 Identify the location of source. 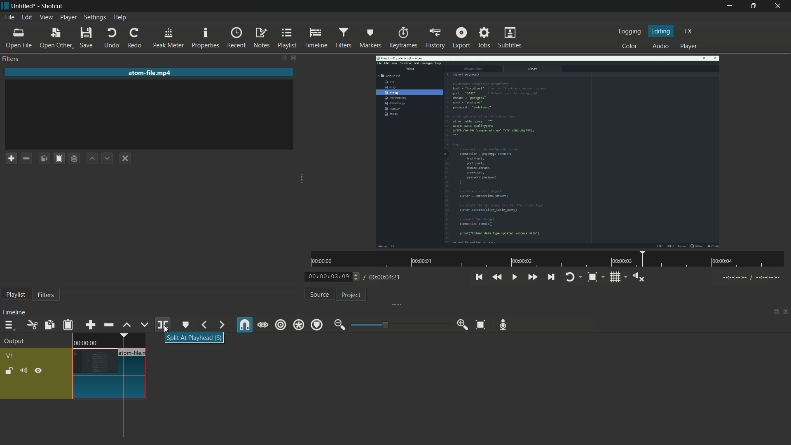
(321, 295).